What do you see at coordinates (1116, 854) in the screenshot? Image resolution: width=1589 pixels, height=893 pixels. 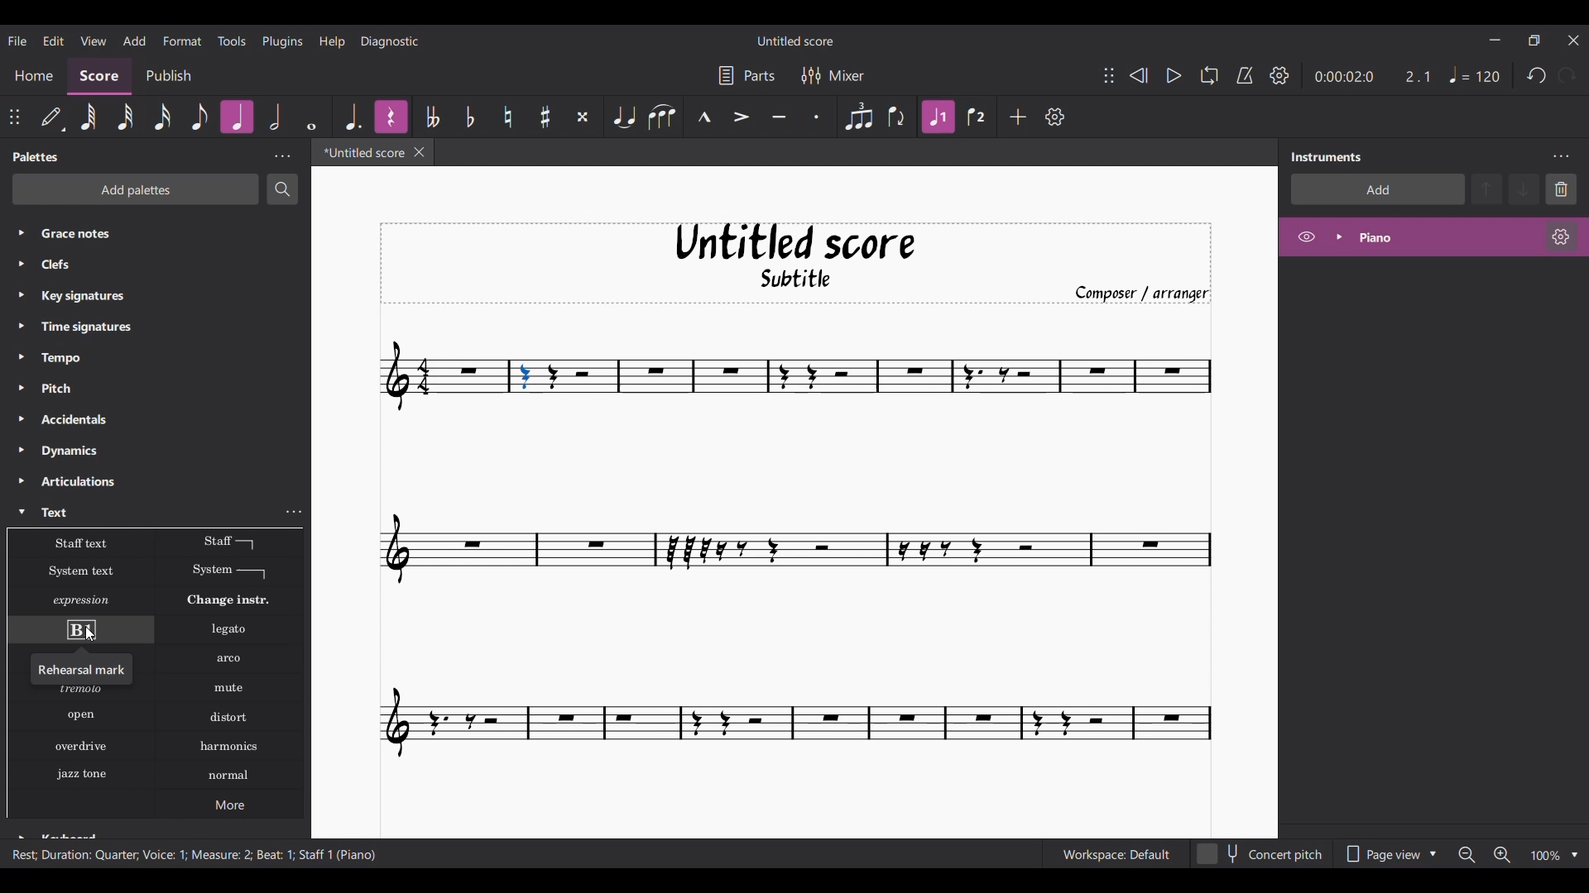 I see `Workspace: Default` at bounding box center [1116, 854].